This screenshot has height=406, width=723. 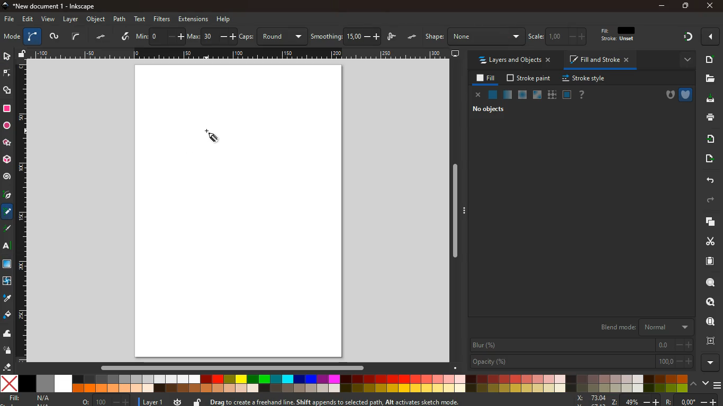 What do you see at coordinates (7, 143) in the screenshot?
I see `star` at bounding box center [7, 143].